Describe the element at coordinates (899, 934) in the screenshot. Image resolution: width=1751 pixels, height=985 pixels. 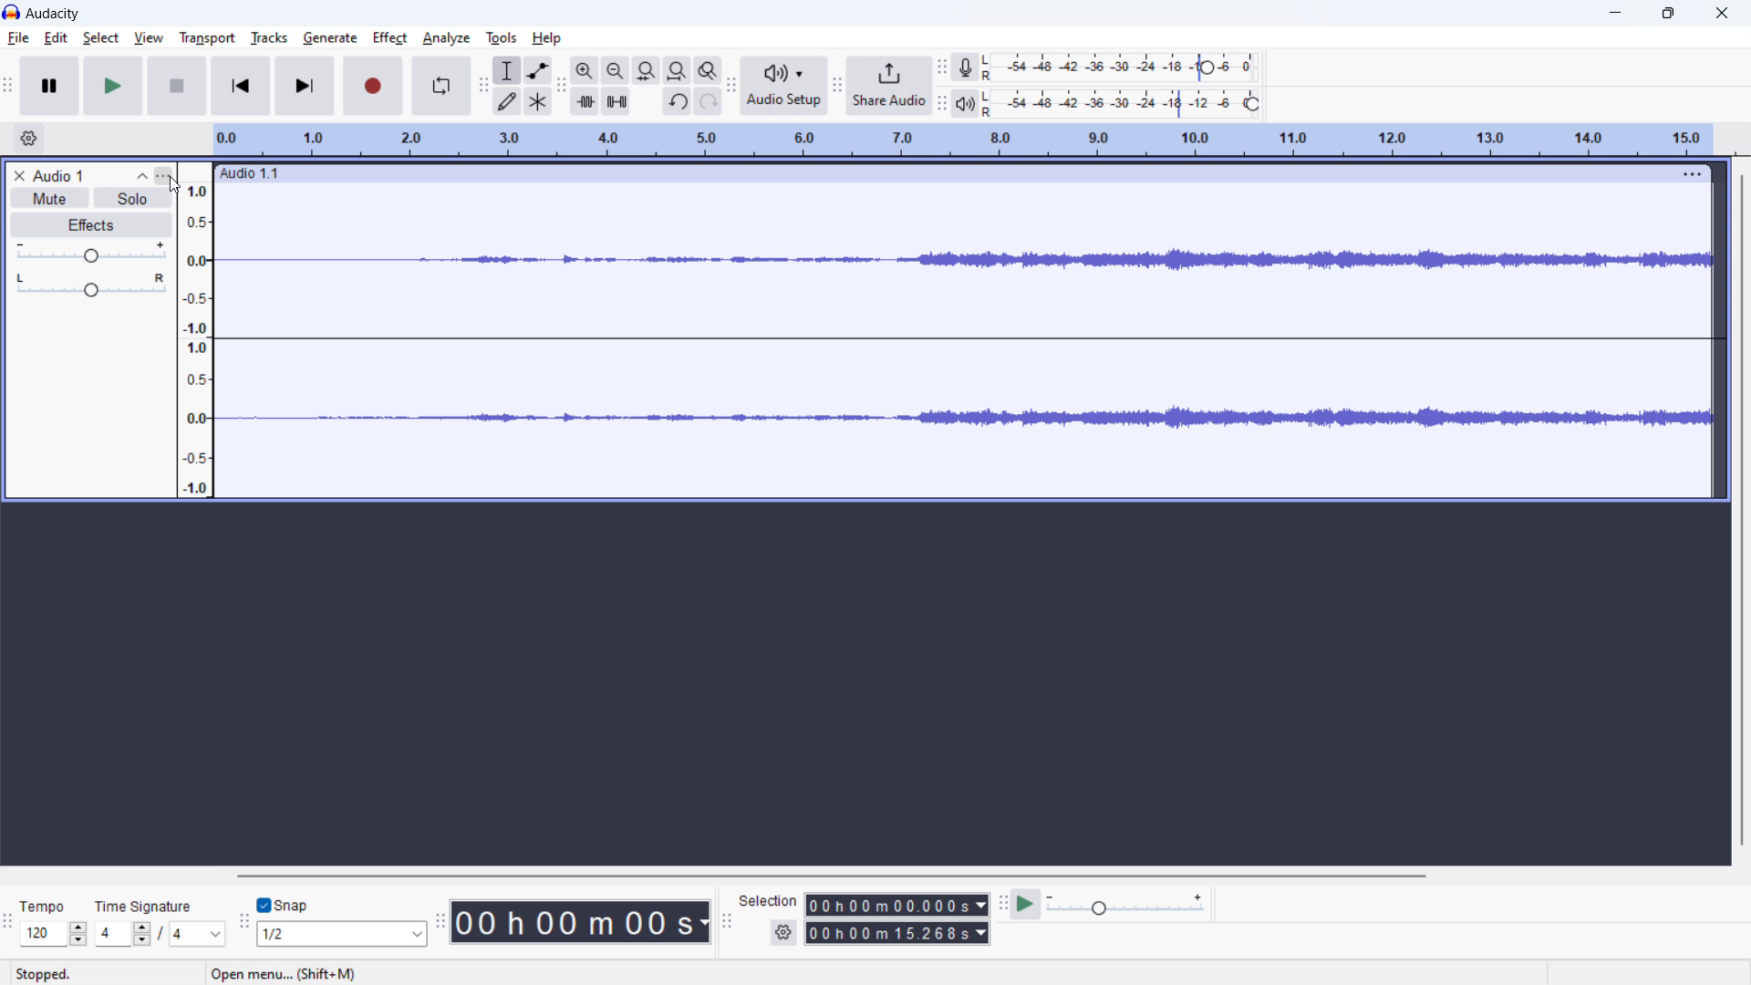
I see `end time` at that location.